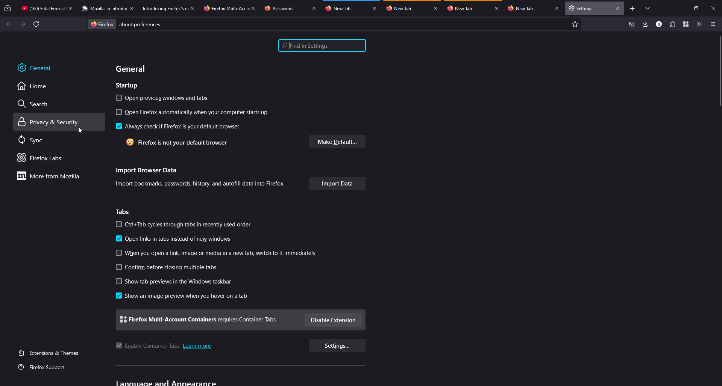 The width and height of the screenshot is (722, 386). Describe the element at coordinates (686, 24) in the screenshot. I see `container` at that location.